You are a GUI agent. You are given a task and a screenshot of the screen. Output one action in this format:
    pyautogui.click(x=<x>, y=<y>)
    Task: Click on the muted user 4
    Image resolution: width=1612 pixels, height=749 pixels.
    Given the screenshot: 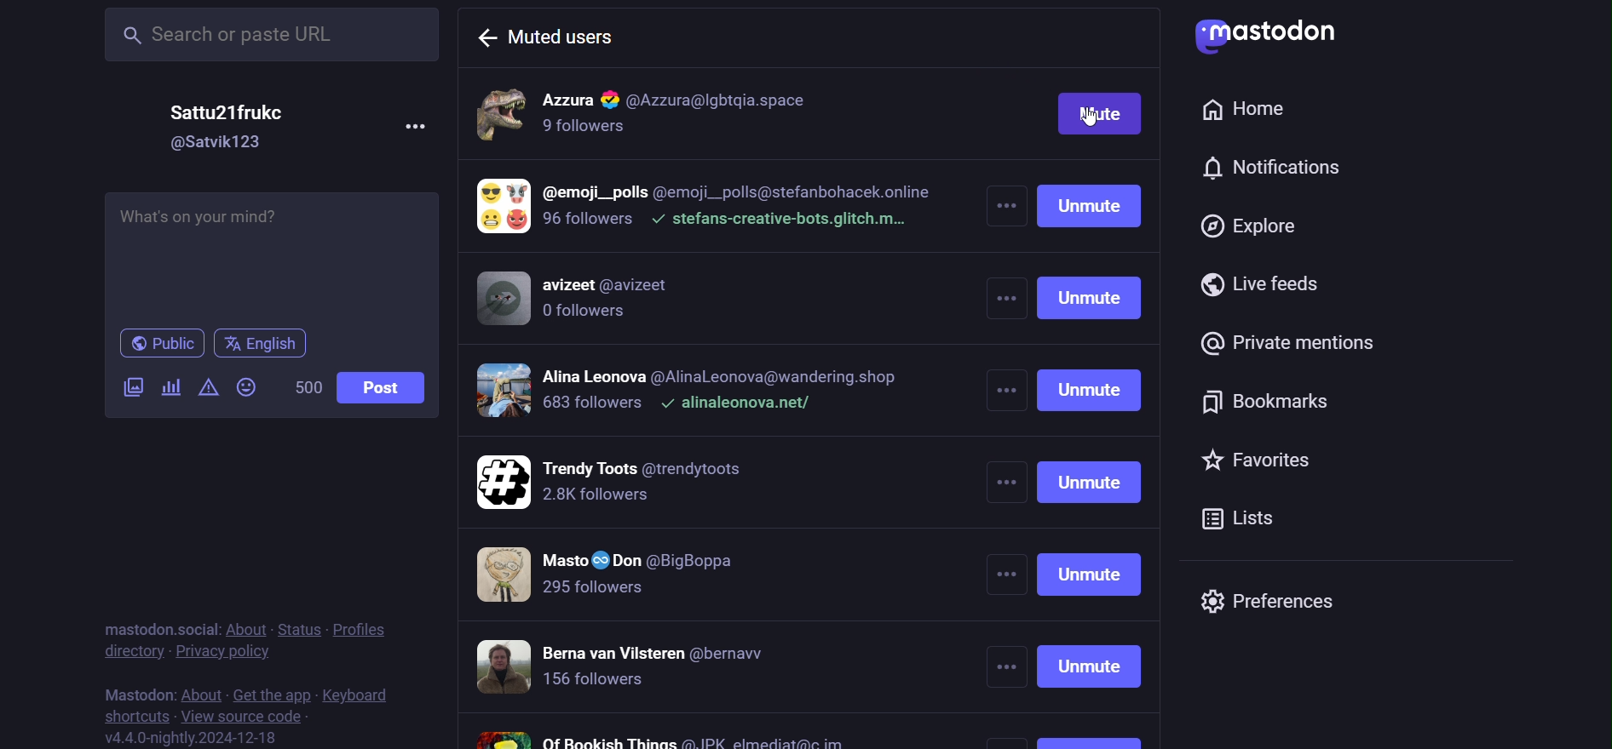 What is the action you would take?
    pyautogui.click(x=691, y=395)
    